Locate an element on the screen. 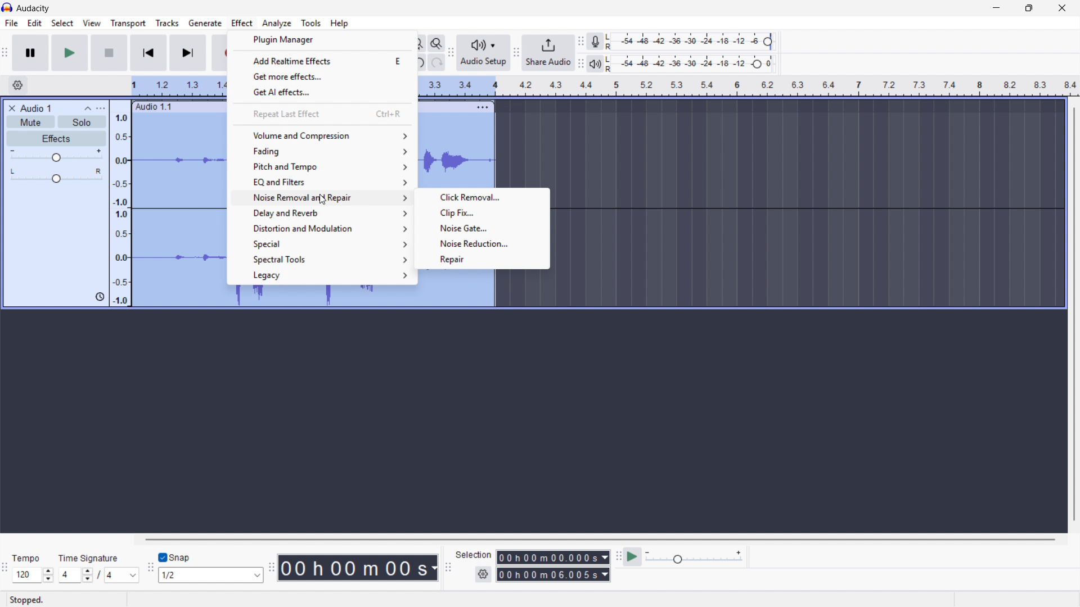 This screenshot has width=1080, height=607. Close is located at coordinates (1063, 8).